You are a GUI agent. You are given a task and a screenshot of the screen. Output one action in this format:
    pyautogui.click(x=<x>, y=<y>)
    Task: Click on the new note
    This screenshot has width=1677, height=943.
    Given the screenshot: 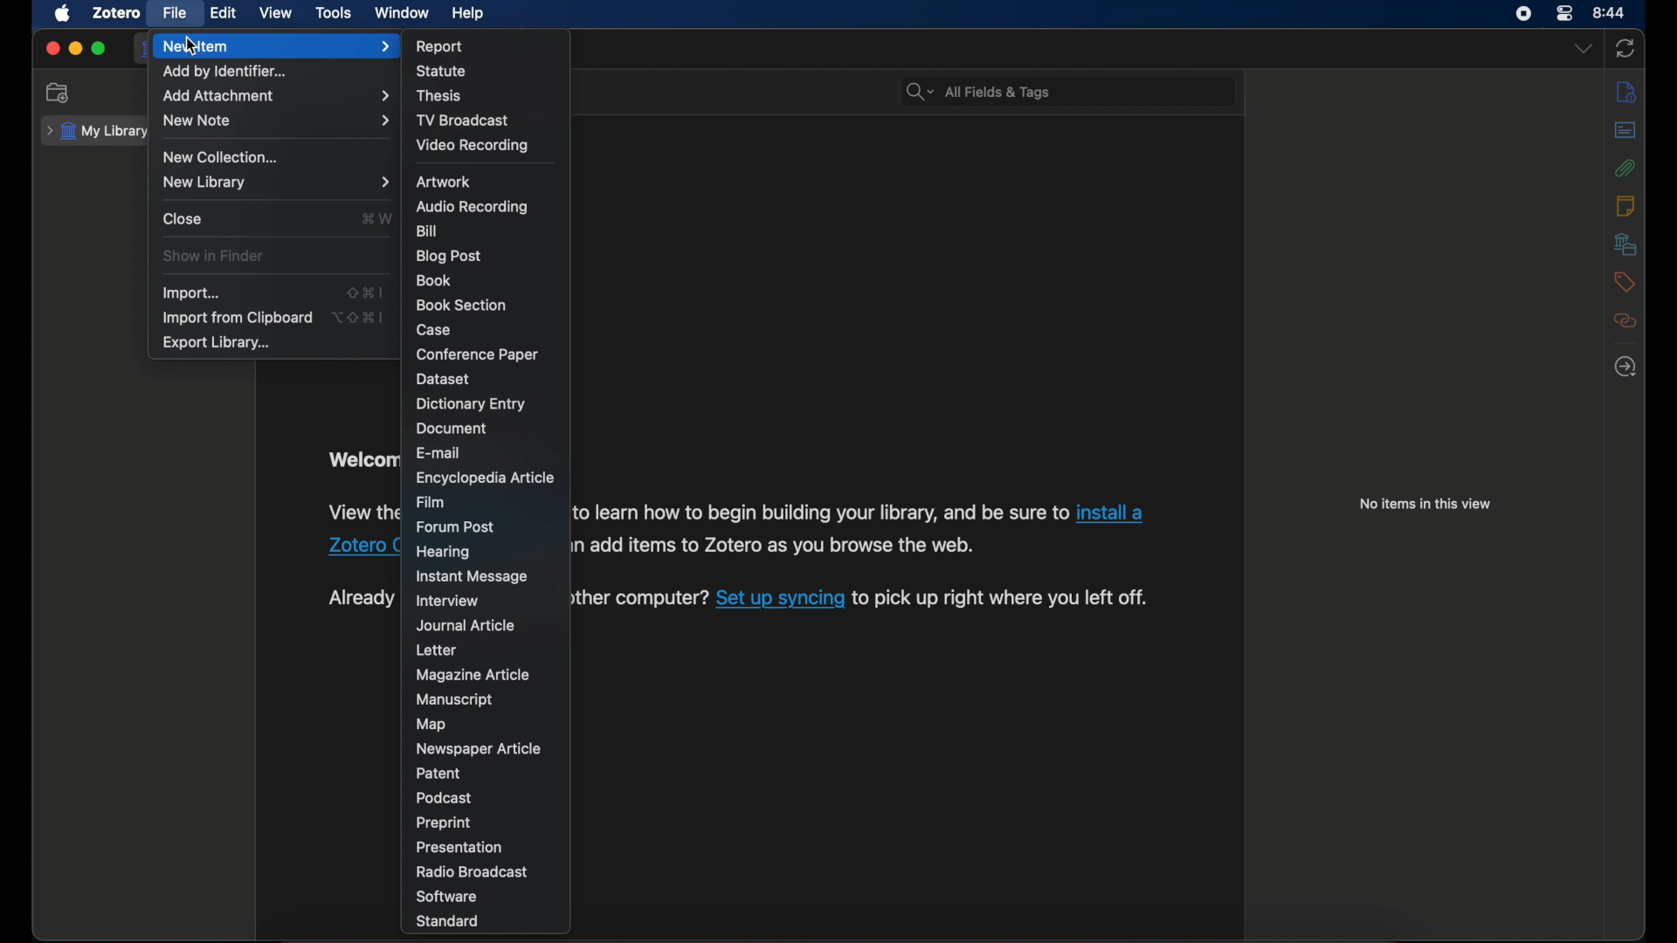 What is the action you would take?
    pyautogui.click(x=276, y=120)
    